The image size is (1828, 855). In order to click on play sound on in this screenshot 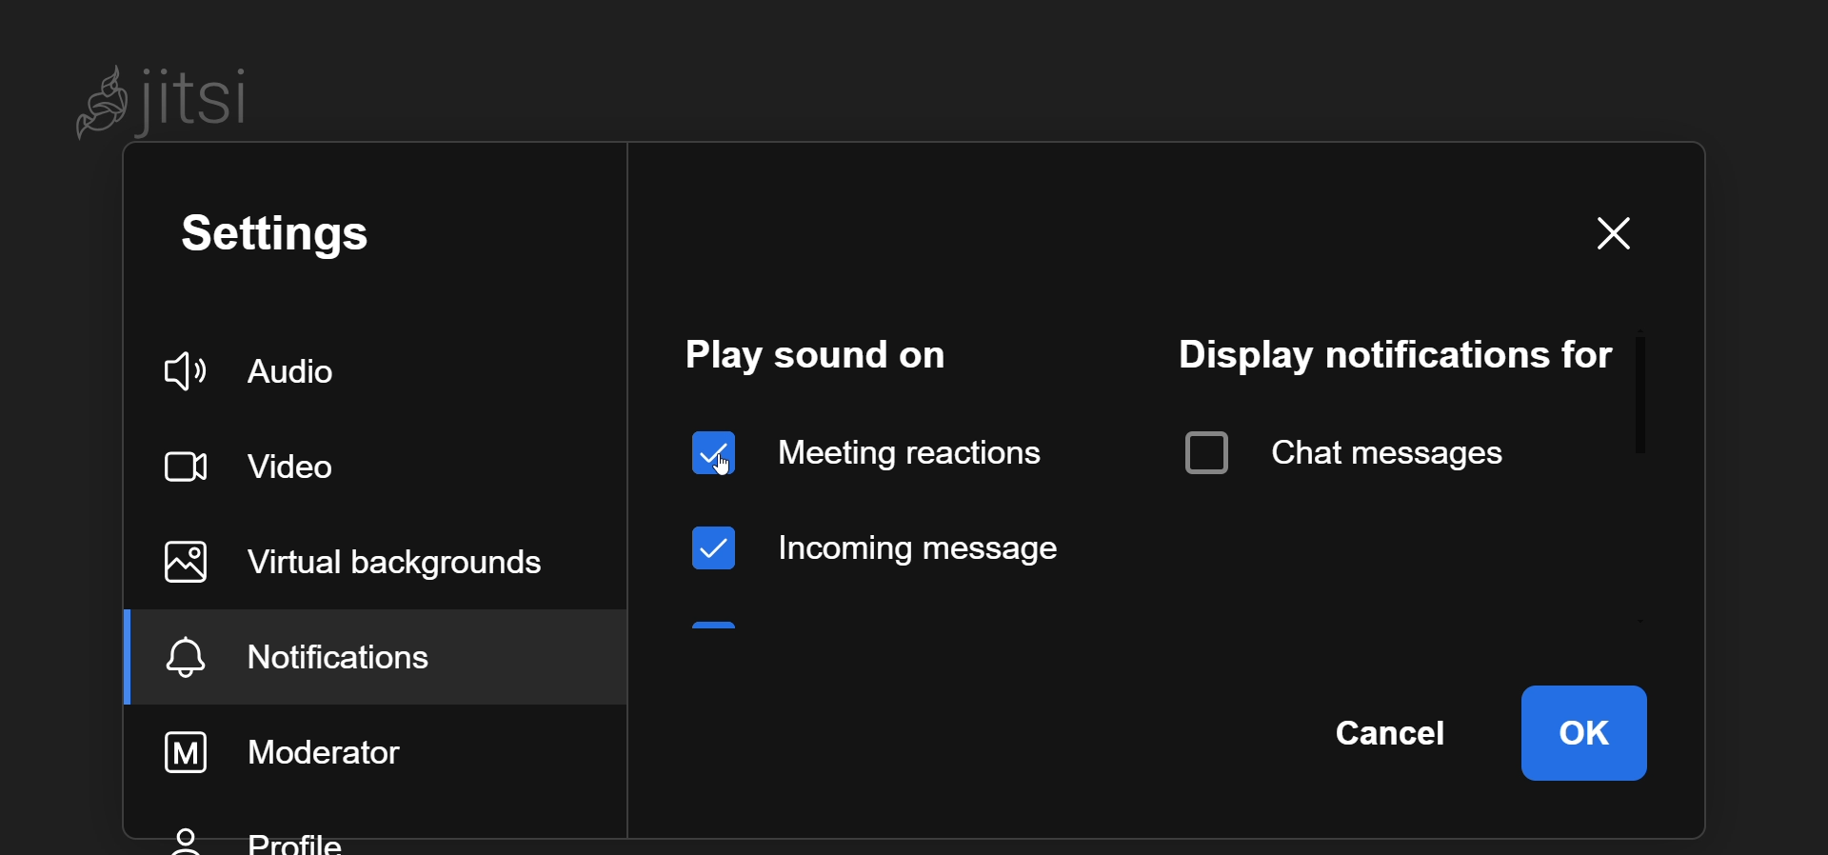, I will do `click(816, 361)`.